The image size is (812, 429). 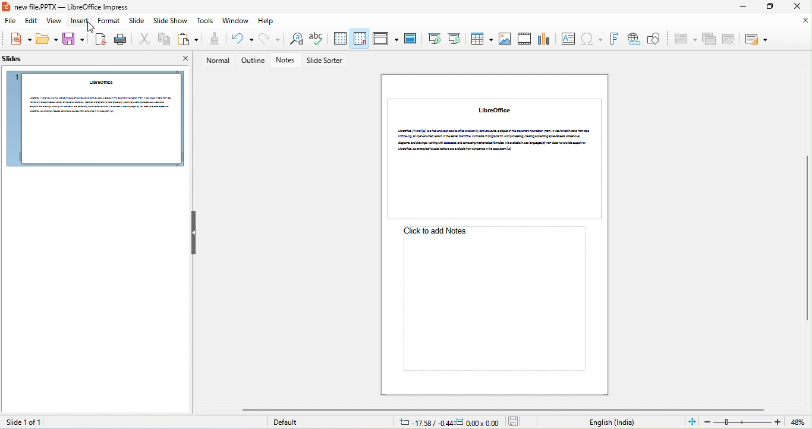 I want to click on help, so click(x=267, y=21).